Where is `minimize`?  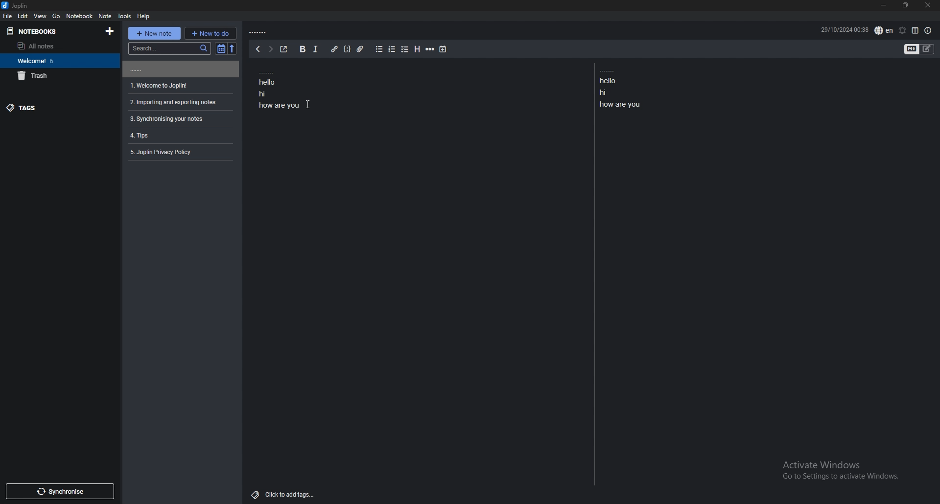
minimize is located at coordinates (884, 5).